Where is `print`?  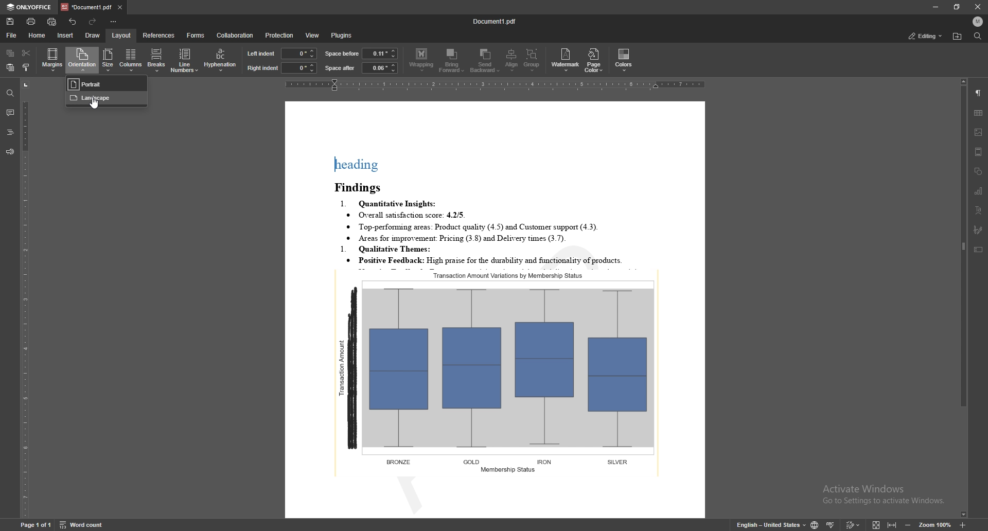
print is located at coordinates (32, 22).